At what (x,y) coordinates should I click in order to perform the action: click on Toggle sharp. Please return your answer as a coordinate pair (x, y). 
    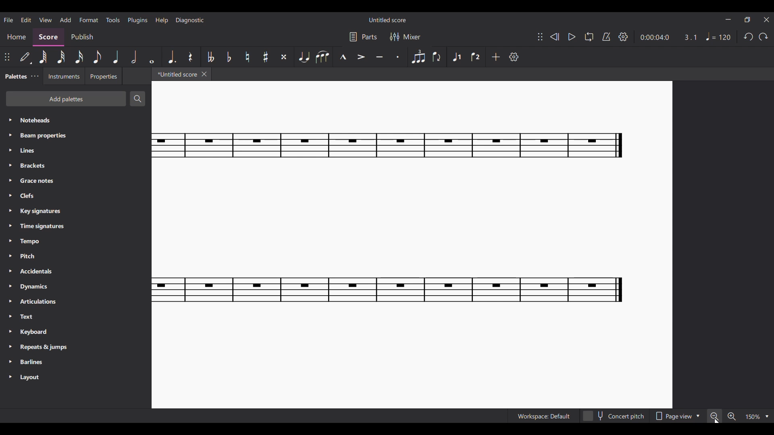
    Looking at the image, I should click on (266, 57).